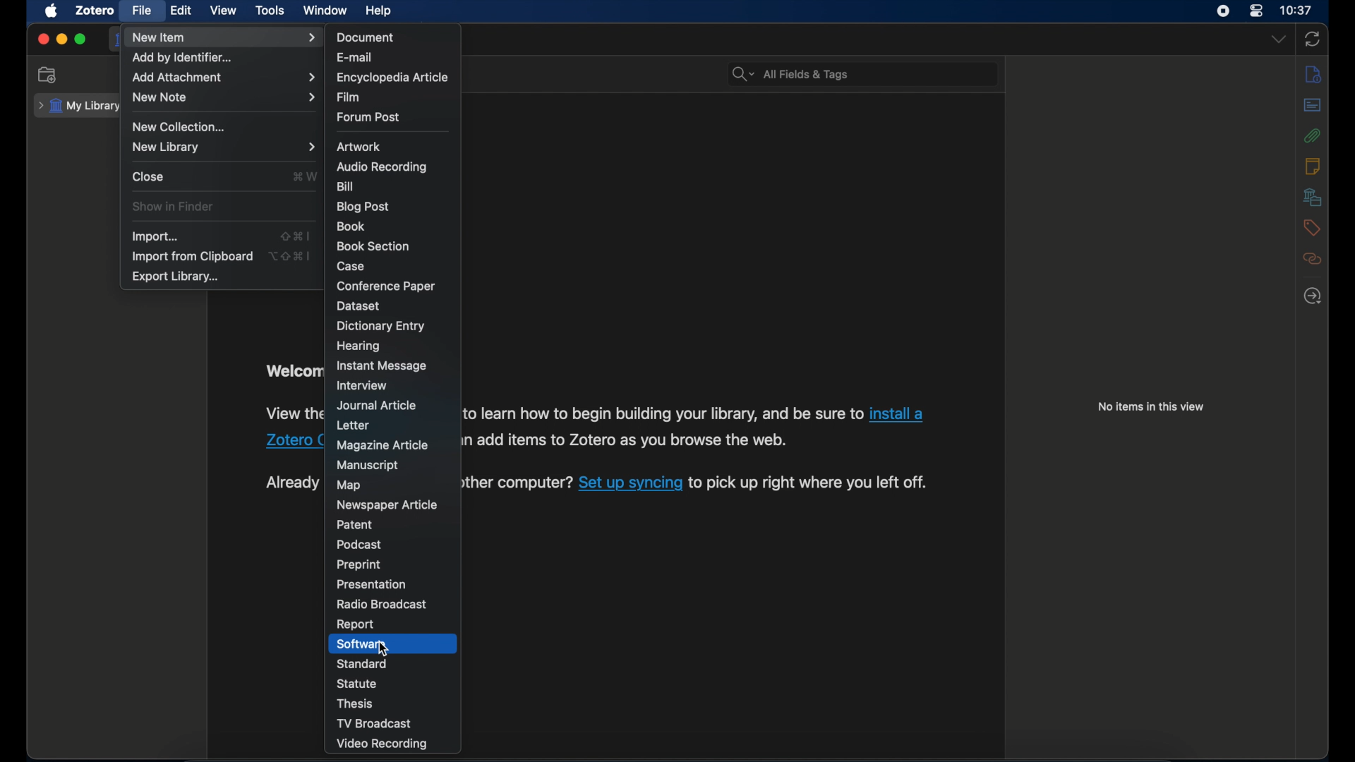  What do you see at coordinates (1312, 165) in the screenshot?
I see `notes` at bounding box center [1312, 165].